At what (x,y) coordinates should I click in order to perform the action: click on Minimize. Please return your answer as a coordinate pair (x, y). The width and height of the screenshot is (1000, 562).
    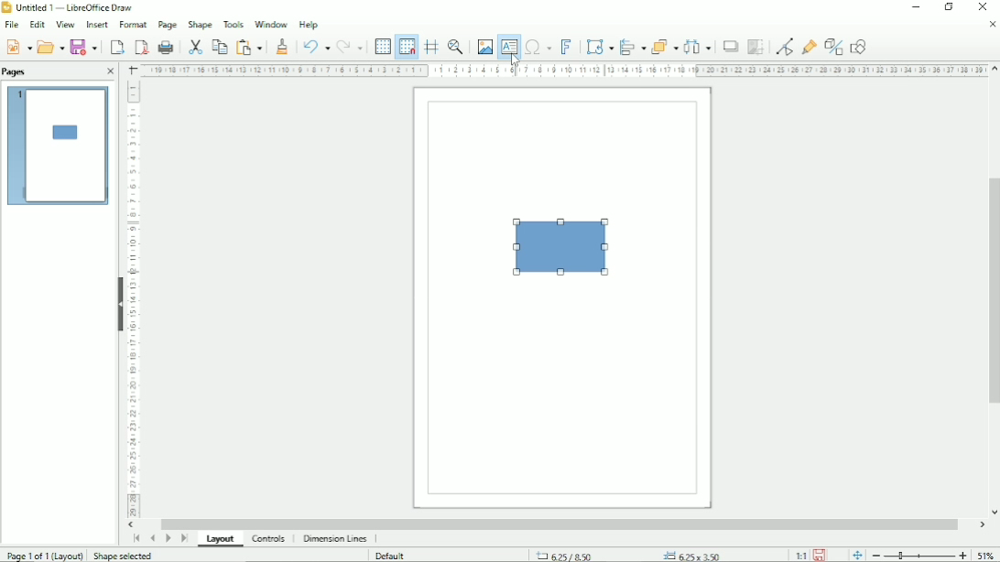
    Looking at the image, I should click on (917, 7).